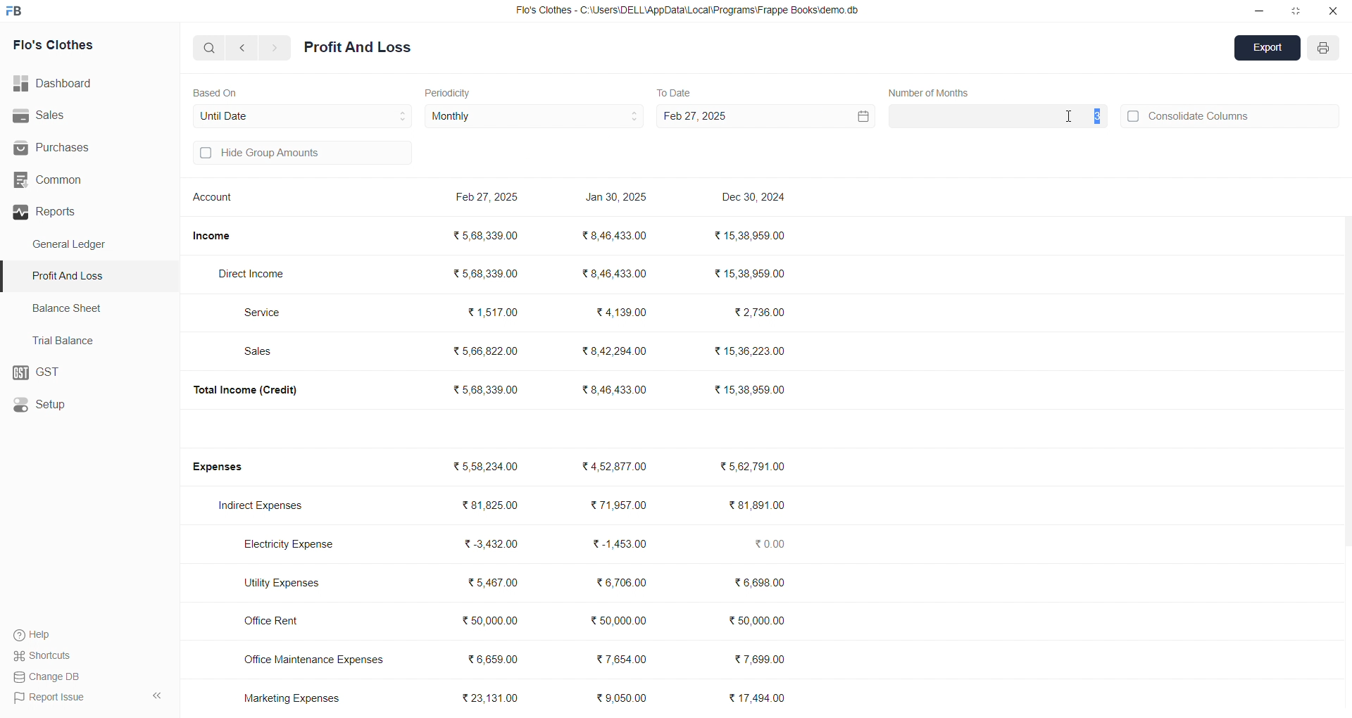  What do you see at coordinates (492, 619) in the screenshot?
I see `₹50,000.00` at bounding box center [492, 619].